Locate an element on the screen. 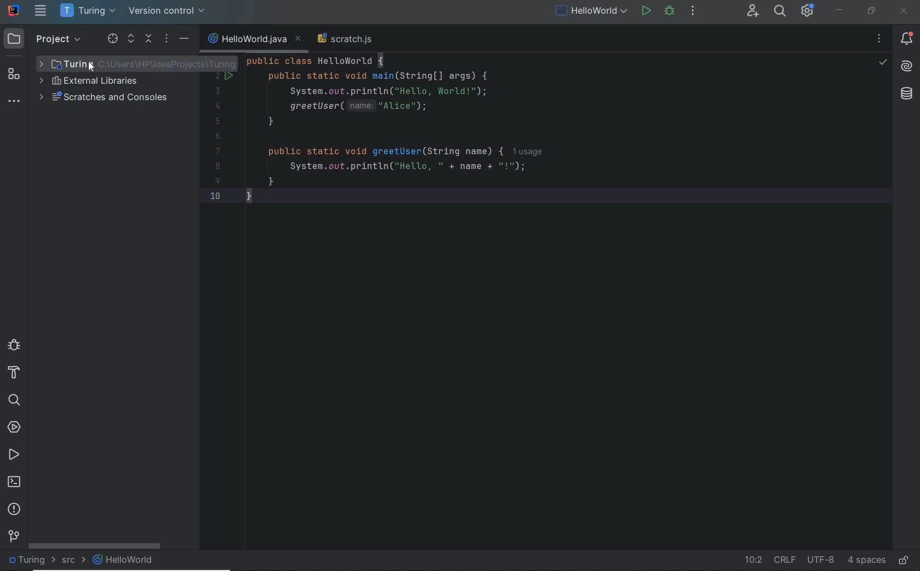 Image resolution: width=920 pixels, height=571 pixels. file name is located at coordinates (591, 12).